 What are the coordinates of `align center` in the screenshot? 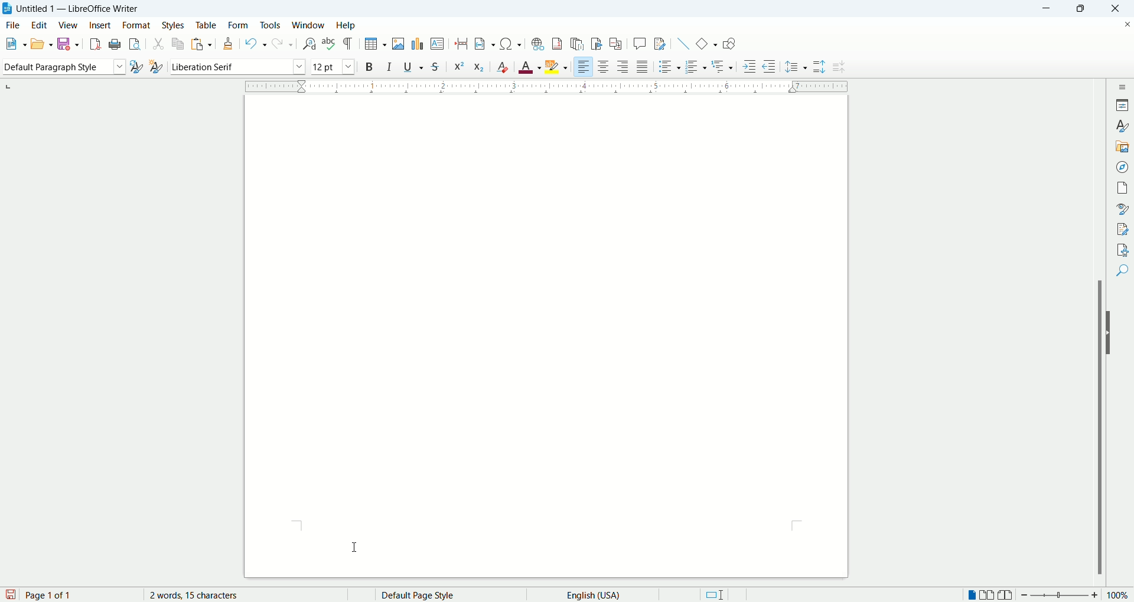 It's located at (607, 67).